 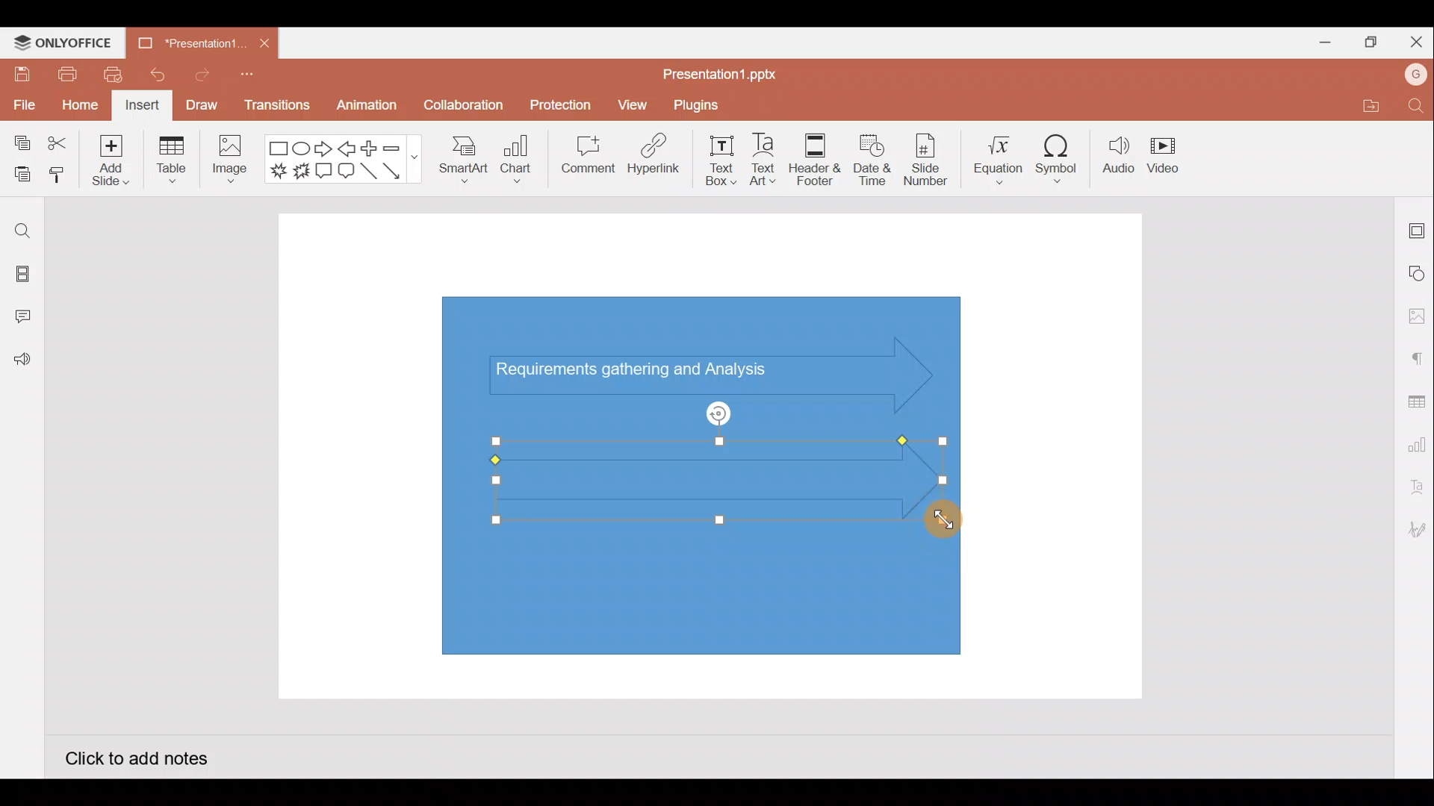 I want to click on Video, so click(x=1165, y=152).